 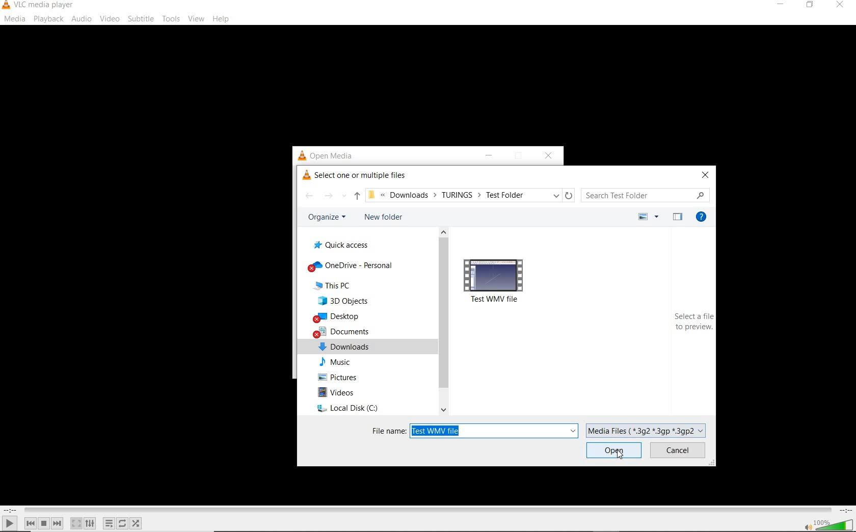 What do you see at coordinates (109, 523) in the screenshot?
I see `toggle playlist` at bounding box center [109, 523].